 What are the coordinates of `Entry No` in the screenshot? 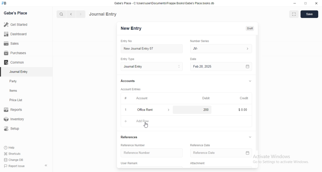 It's located at (127, 41).